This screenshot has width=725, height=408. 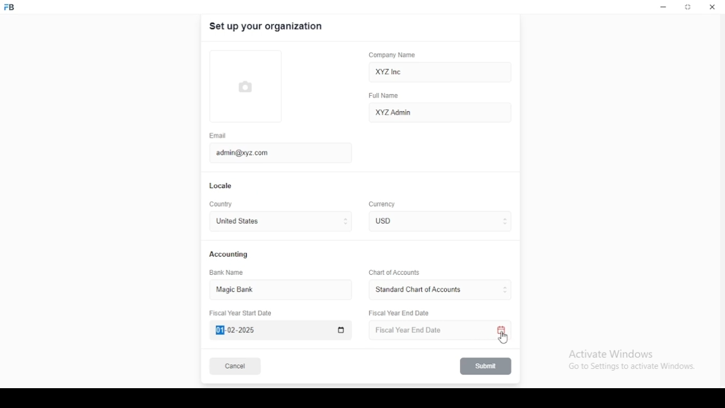 What do you see at coordinates (229, 254) in the screenshot?
I see `accounting` at bounding box center [229, 254].